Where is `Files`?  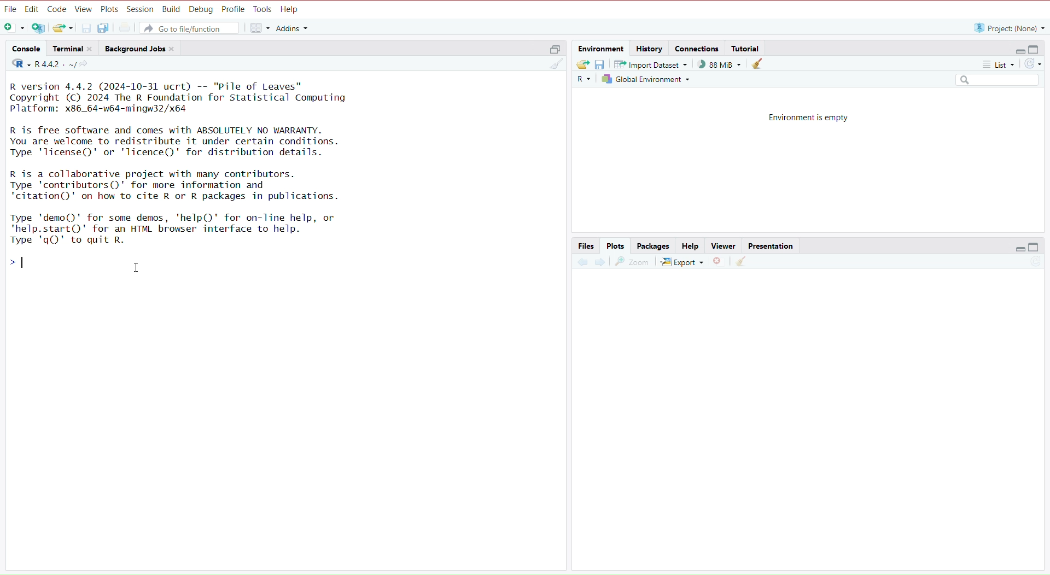
Files is located at coordinates (586, 245).